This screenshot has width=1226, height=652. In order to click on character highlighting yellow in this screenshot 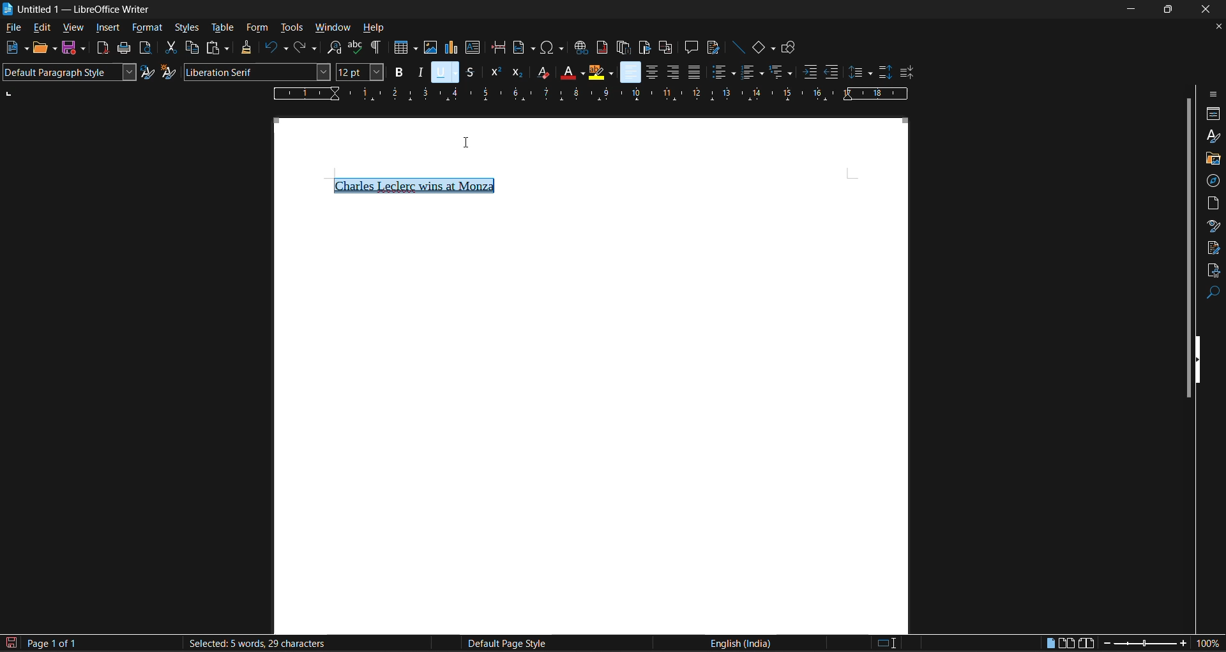, I will do `click(601, 73)`.